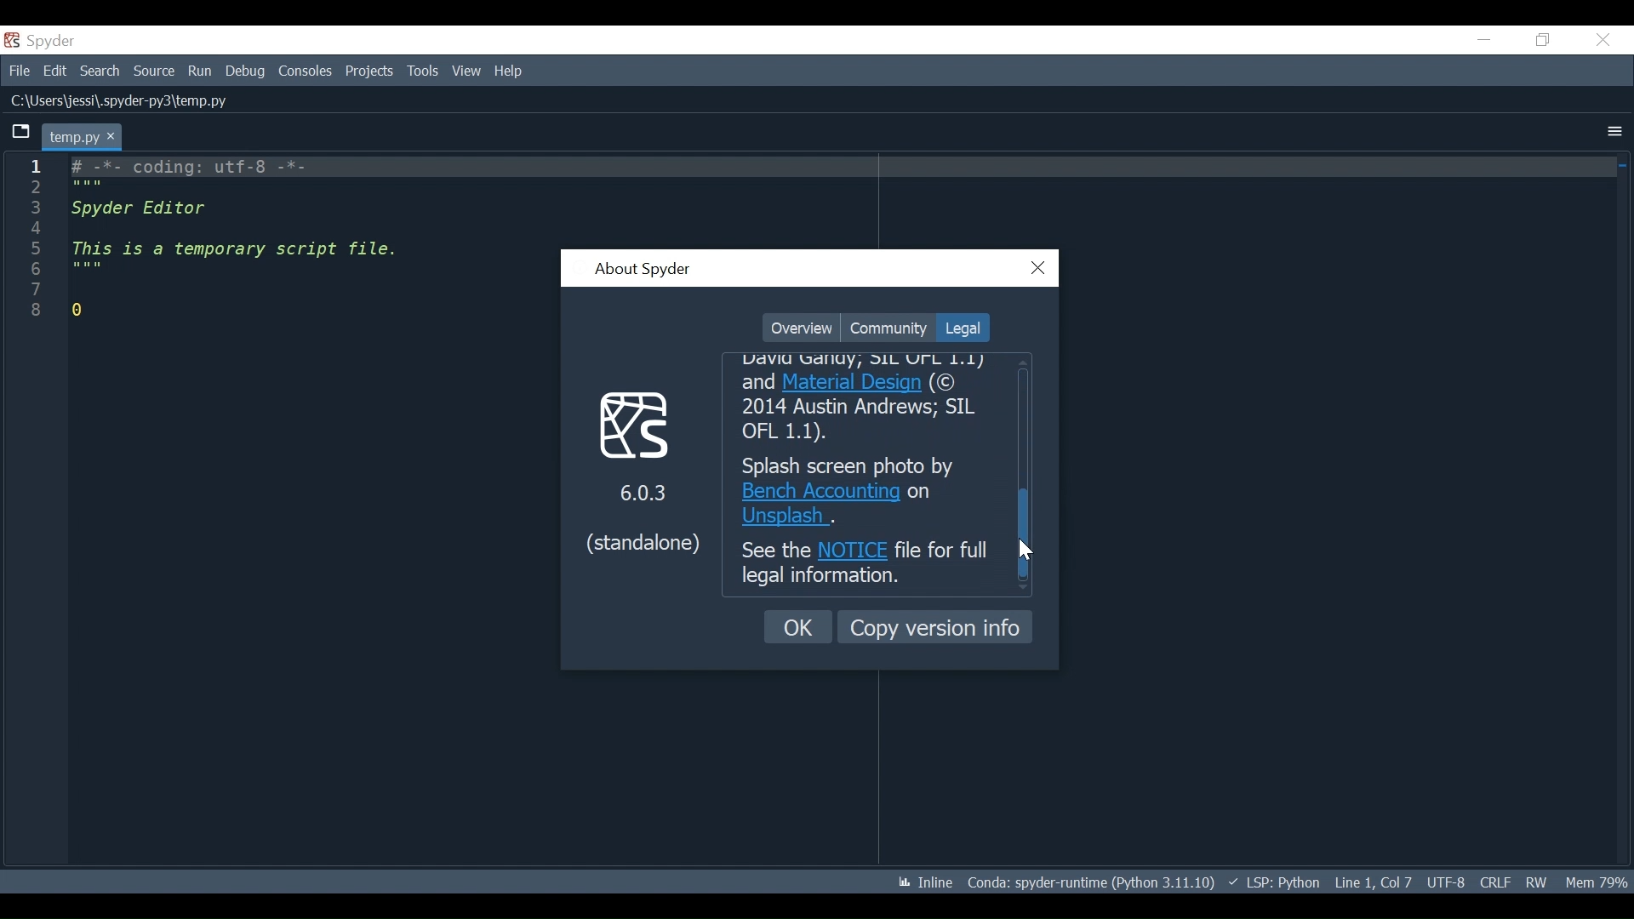 The height and width of the screenshot is (919, 1634). Describe the element at coordinates (466, 71) in the screenshot. I see `View` at that location.